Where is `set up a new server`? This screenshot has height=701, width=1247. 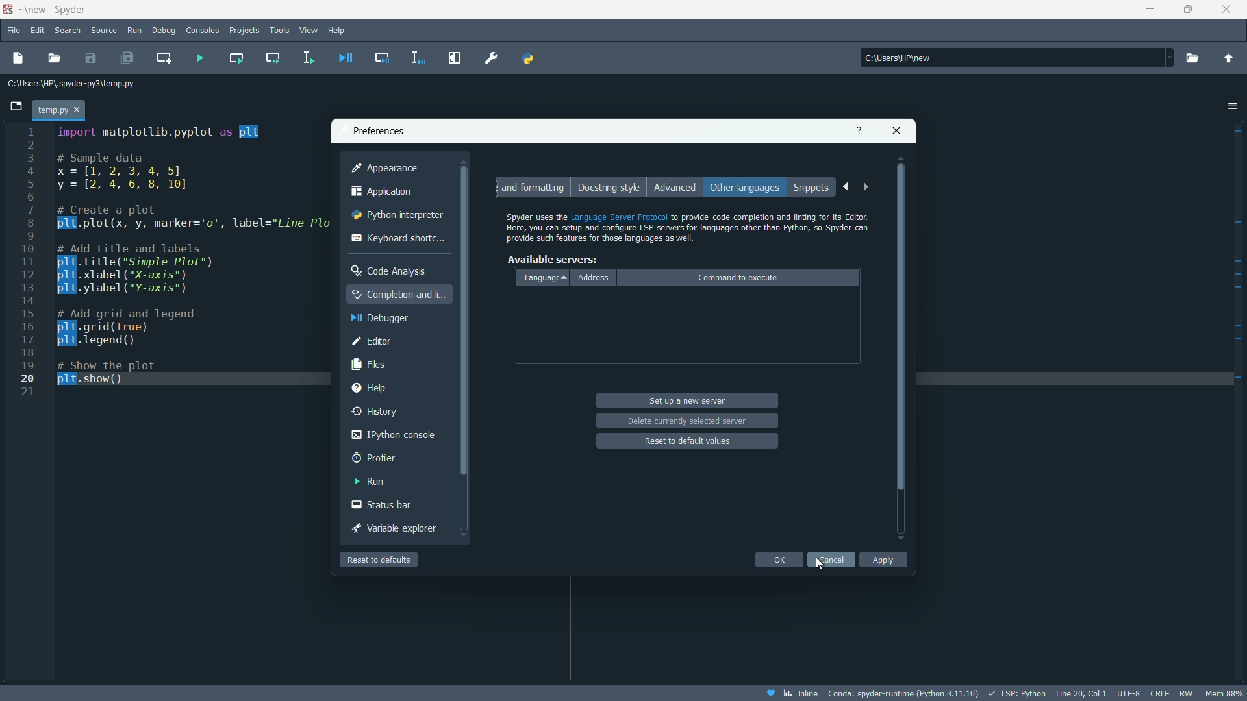
set up a new server is located at coordinates (688, 401).